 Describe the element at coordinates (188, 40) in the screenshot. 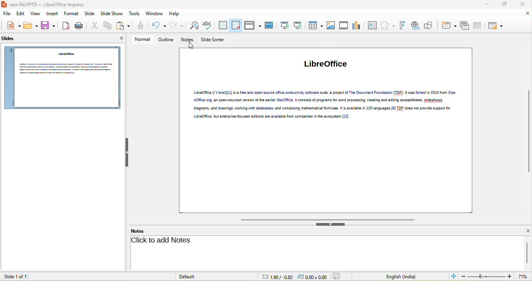

I see `notes` at that location.